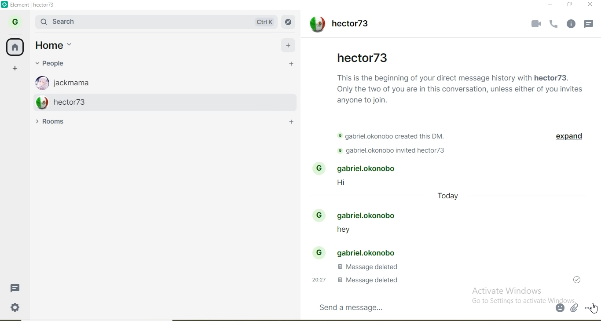 This screenshot has width=601, height=321. I want to click on hector73, so click(338, 25).